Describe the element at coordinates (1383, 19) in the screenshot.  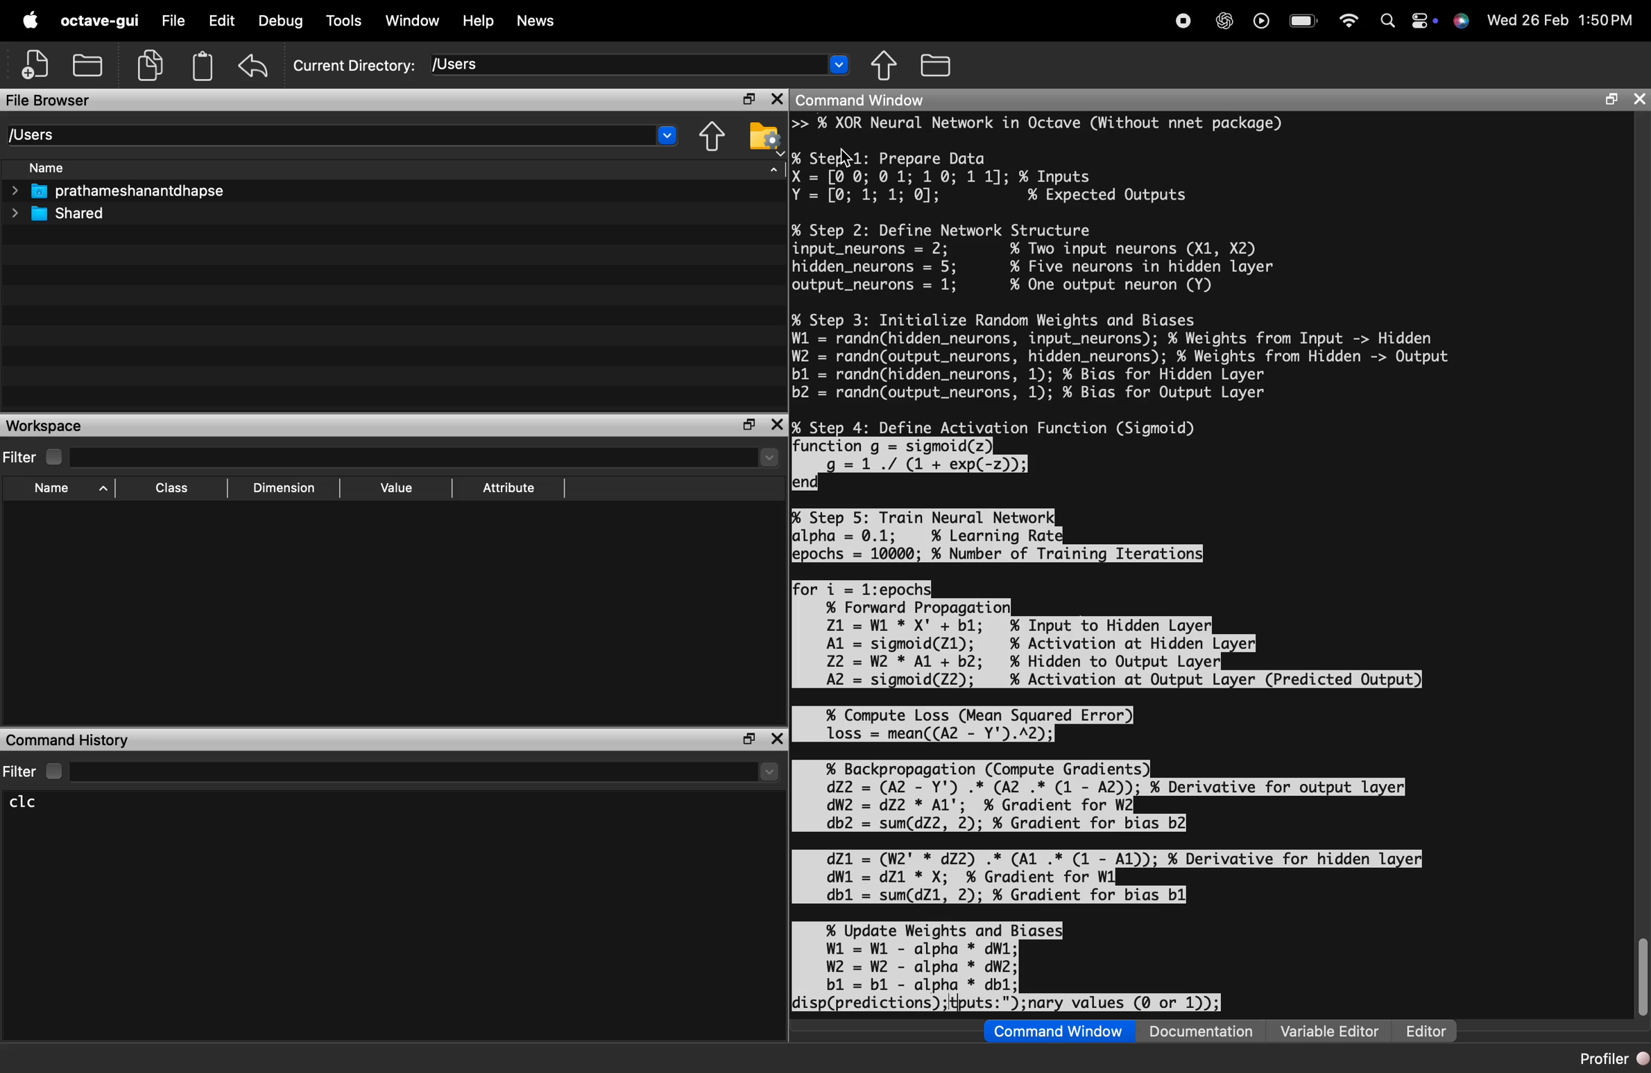
I see `Search` at that location.